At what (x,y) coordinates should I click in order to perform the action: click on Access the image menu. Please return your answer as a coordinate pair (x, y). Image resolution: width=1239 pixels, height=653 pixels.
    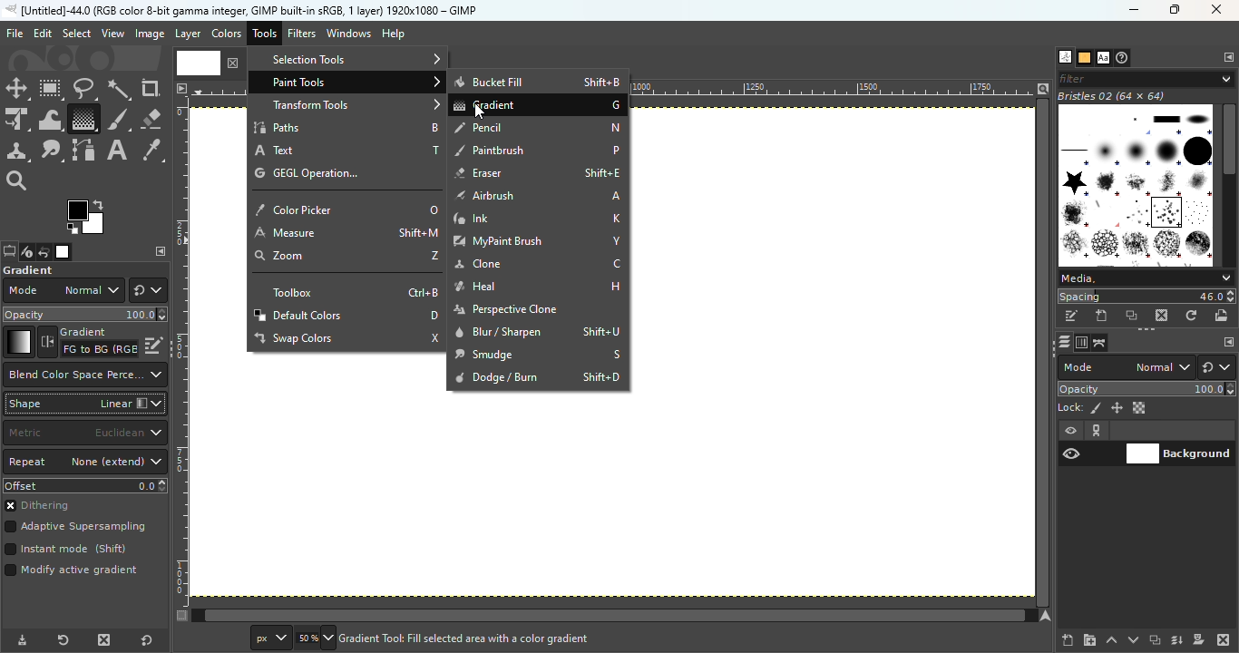
    Looking at the image, I should click on (180, 86).